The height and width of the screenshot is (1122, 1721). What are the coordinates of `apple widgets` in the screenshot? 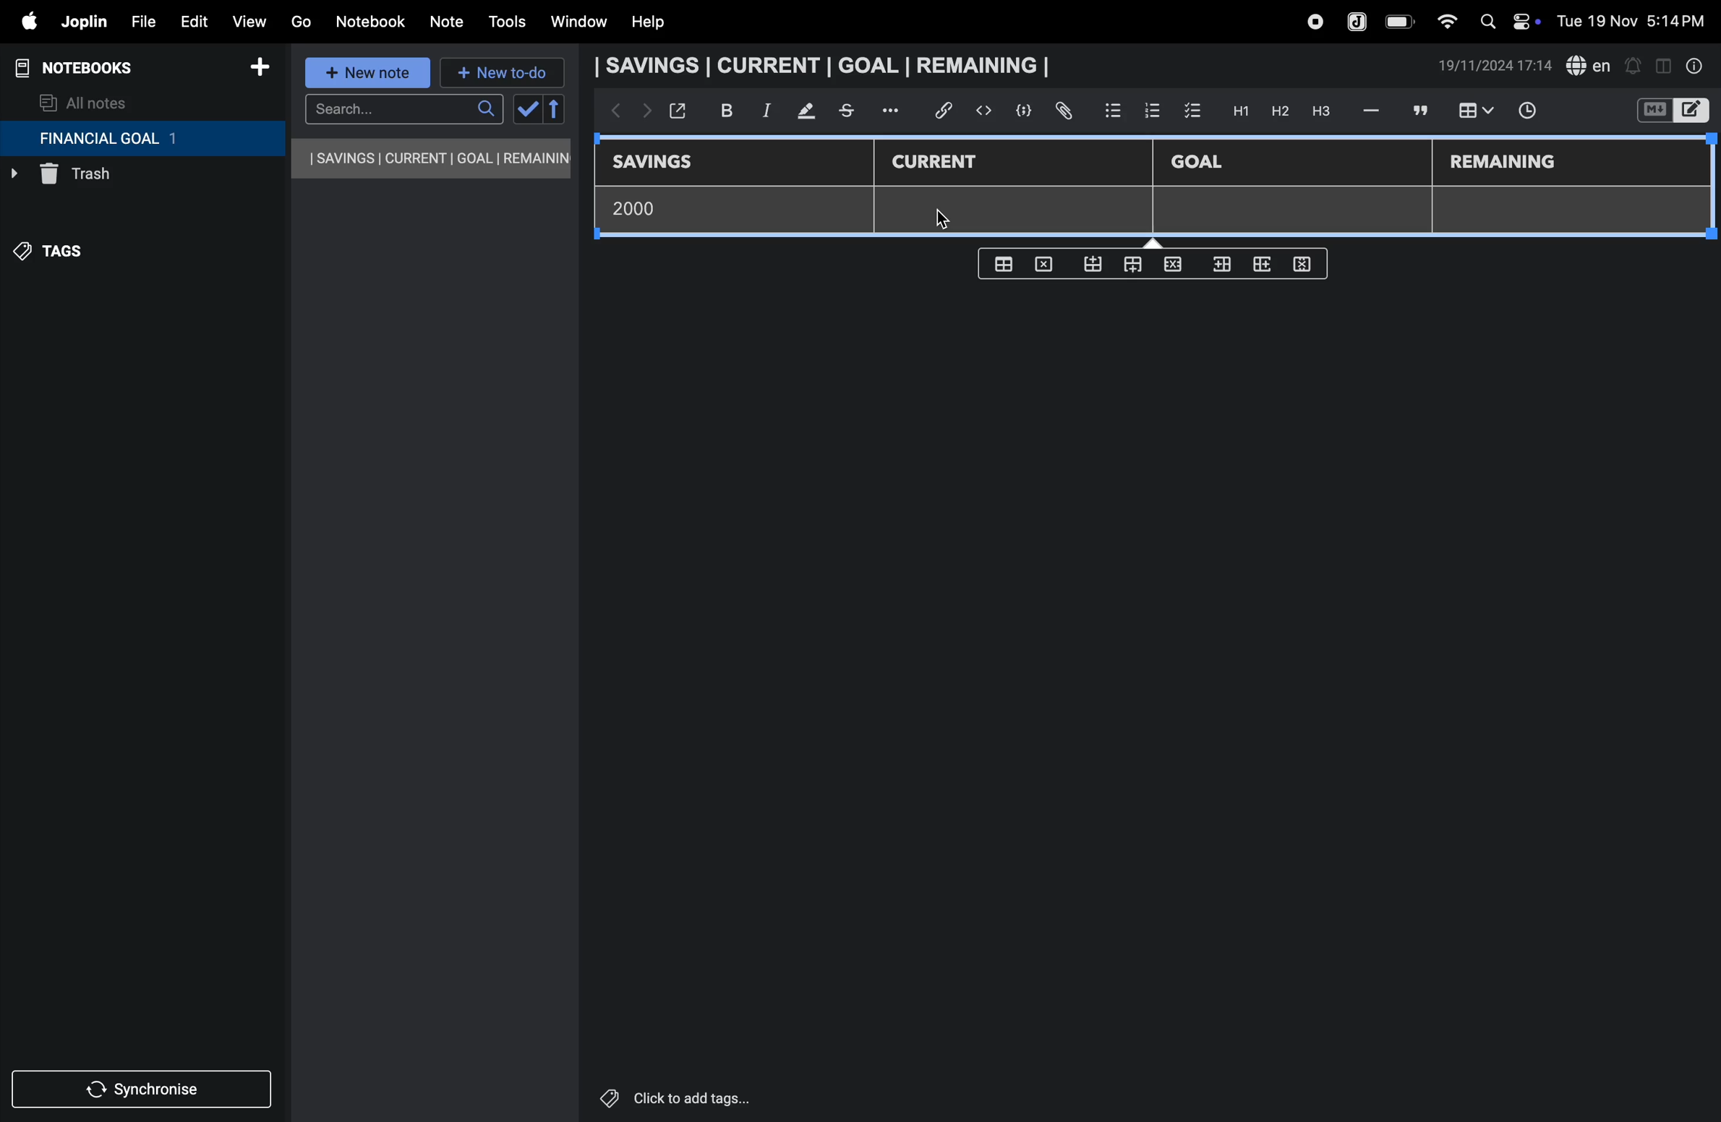 It's located at (1506, 20).